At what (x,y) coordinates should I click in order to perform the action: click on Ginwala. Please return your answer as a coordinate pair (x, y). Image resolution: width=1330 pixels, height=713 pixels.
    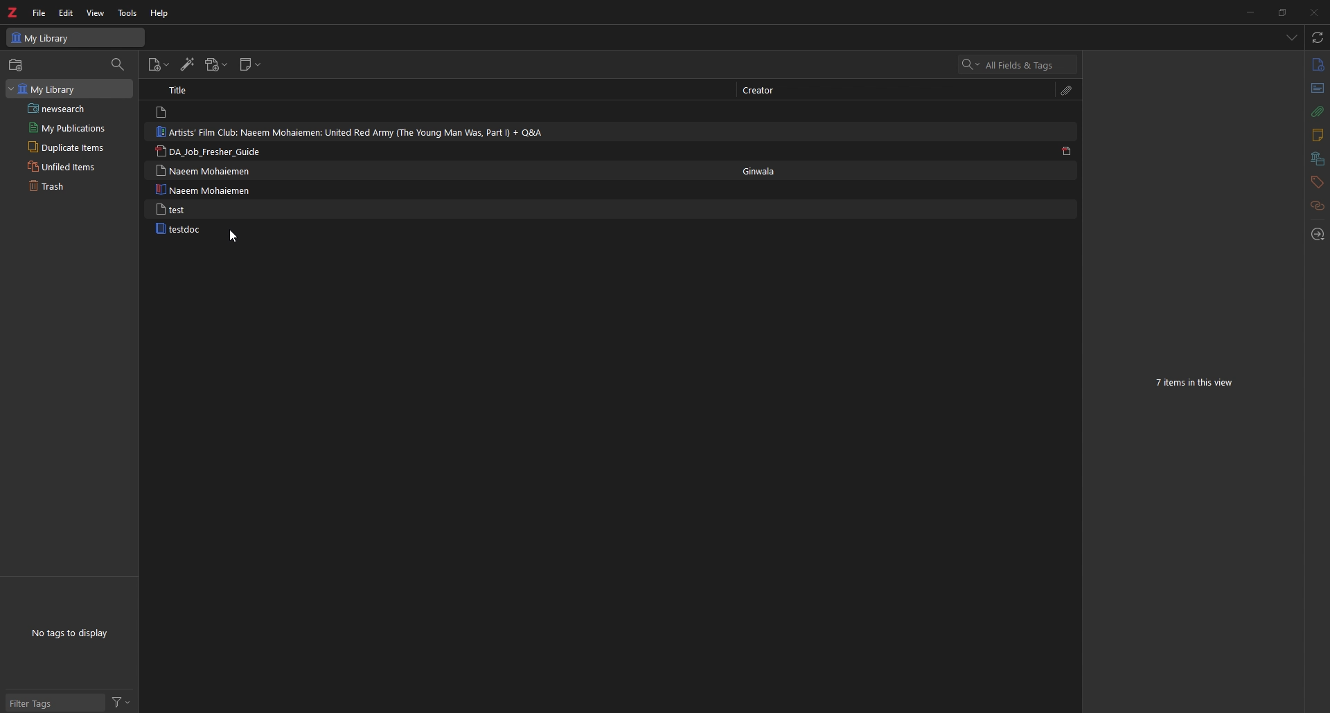
    Looking at the image, I should click on (767, 172).